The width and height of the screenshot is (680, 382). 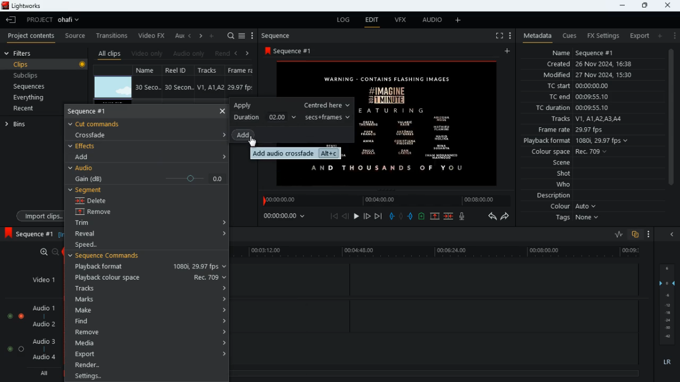 What do you see at coordinates (674, 35) in the screenshot?
I see `more` at bounding box center [674, 35].